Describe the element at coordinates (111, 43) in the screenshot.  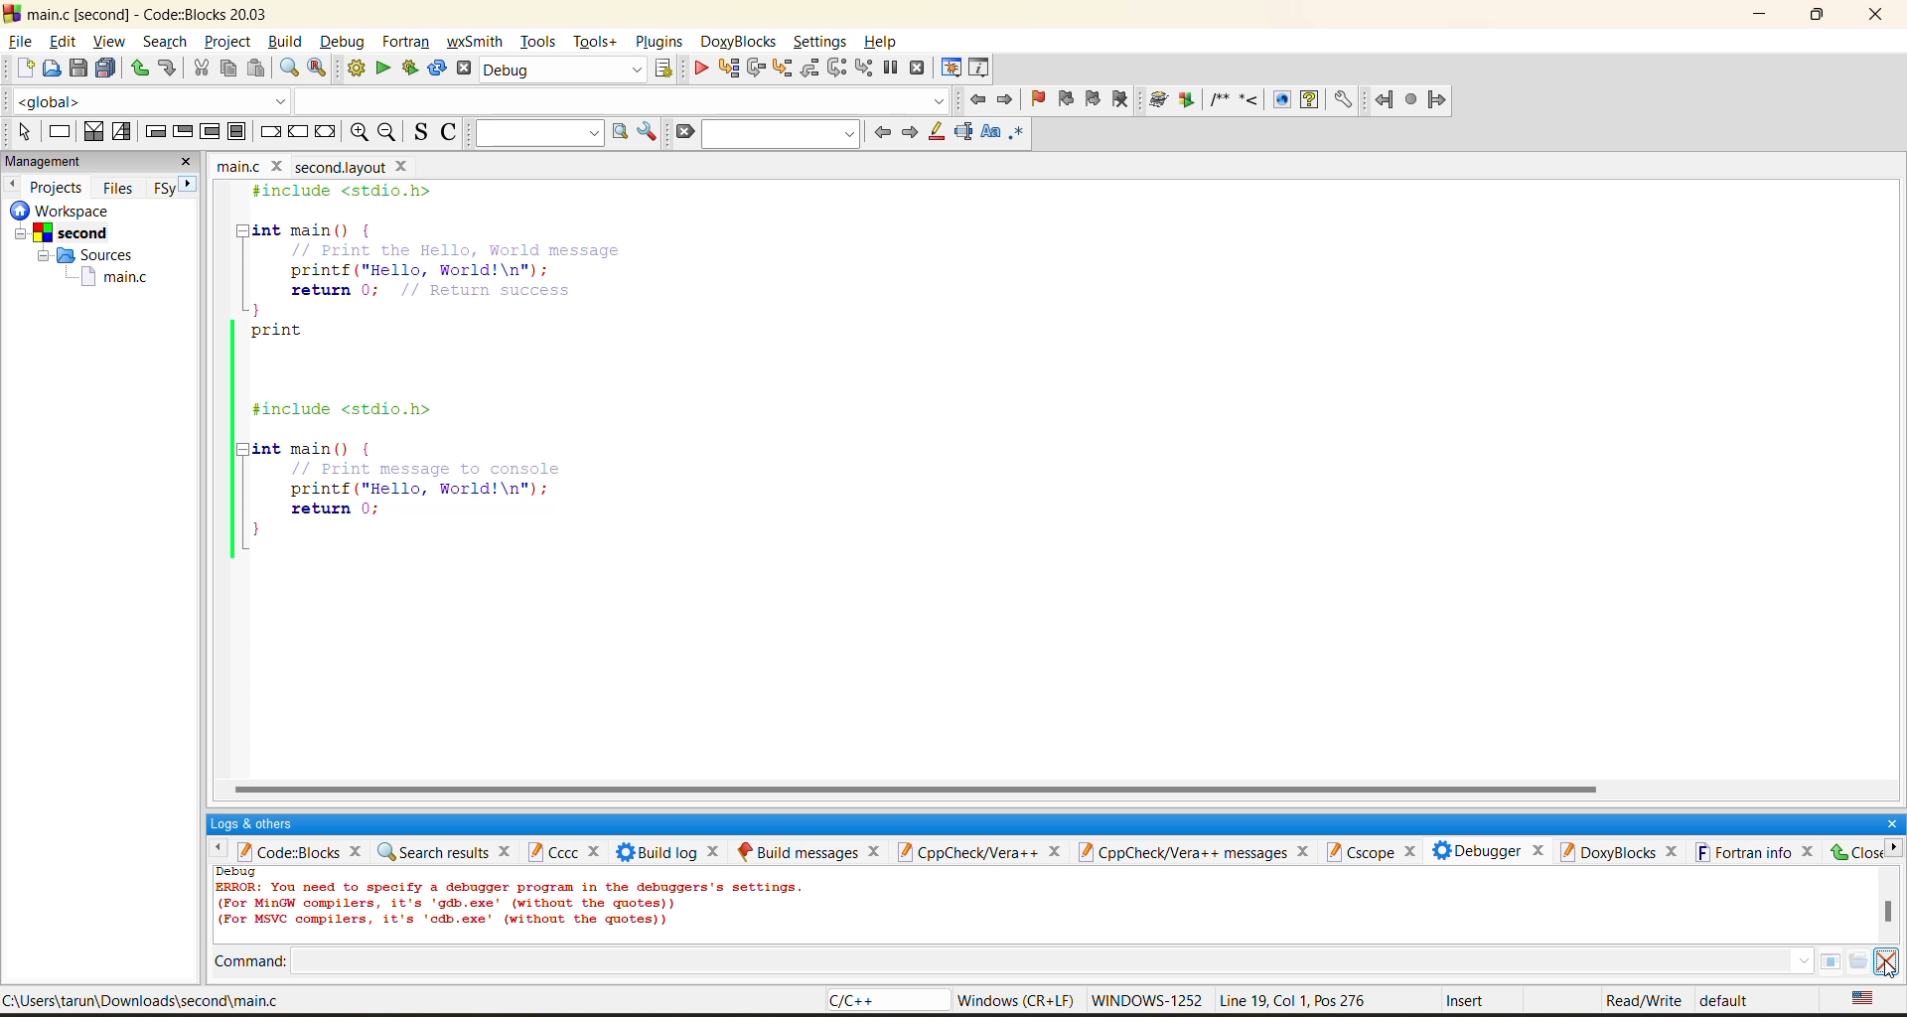
I see `view` at that location.